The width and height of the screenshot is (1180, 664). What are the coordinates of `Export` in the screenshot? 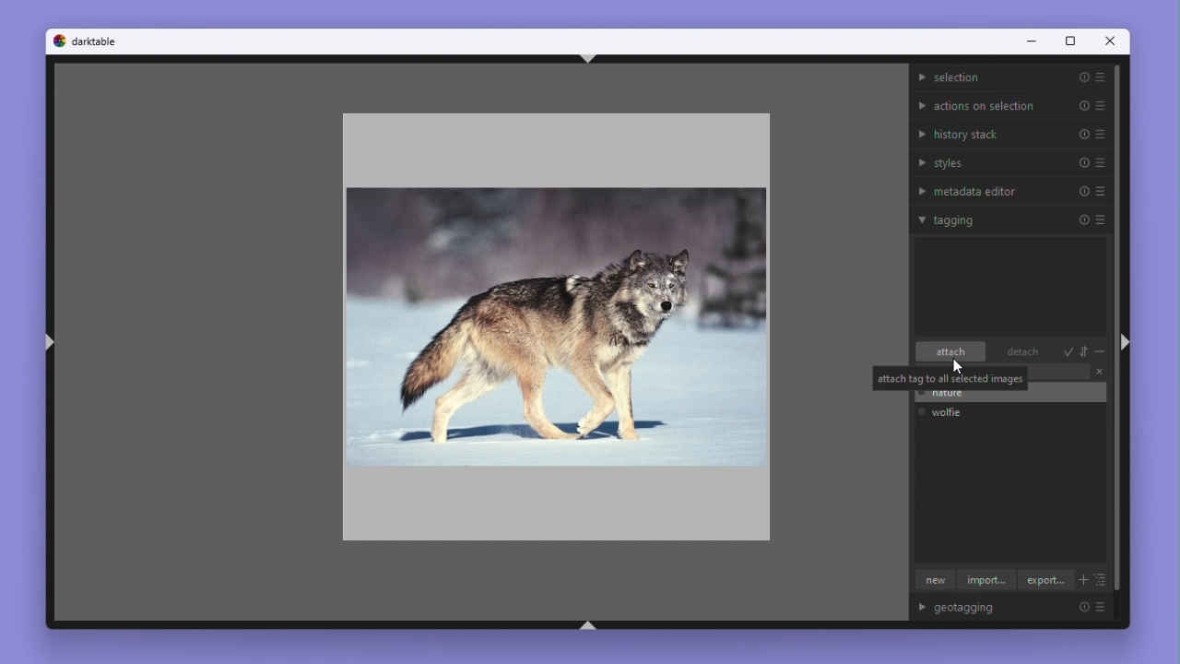 It's located at (1046, 580).